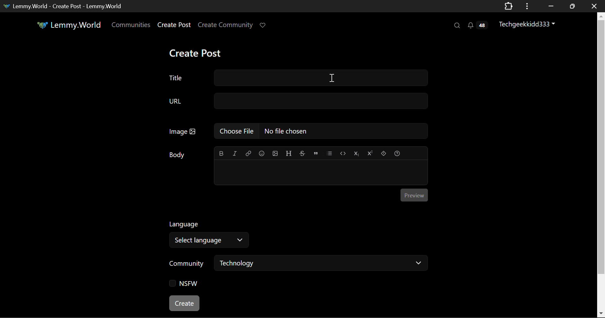  Describe the element at coordinates (275, 153) in the screenshot. I see `upload image` at that location.